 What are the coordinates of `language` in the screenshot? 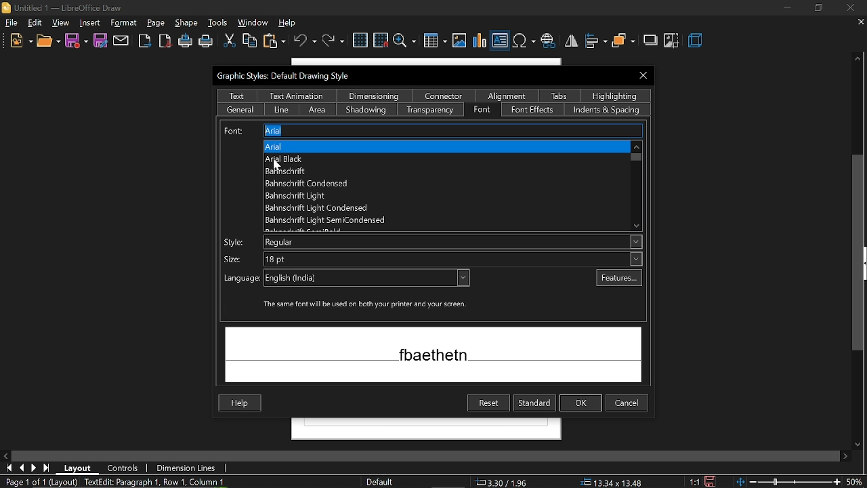 It's located at (238, 278).